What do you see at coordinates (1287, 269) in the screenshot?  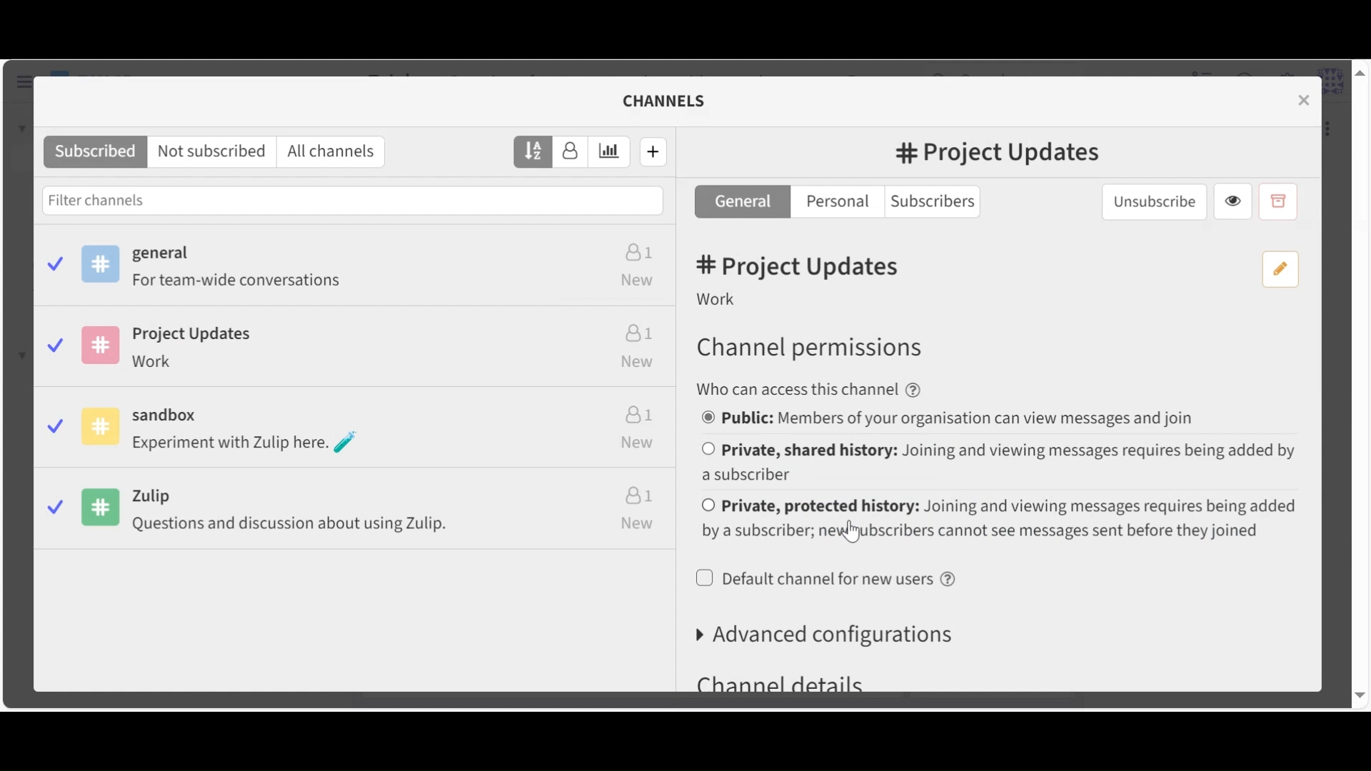 I see `Edit channel name and description` at bounding box center [1287, 269].